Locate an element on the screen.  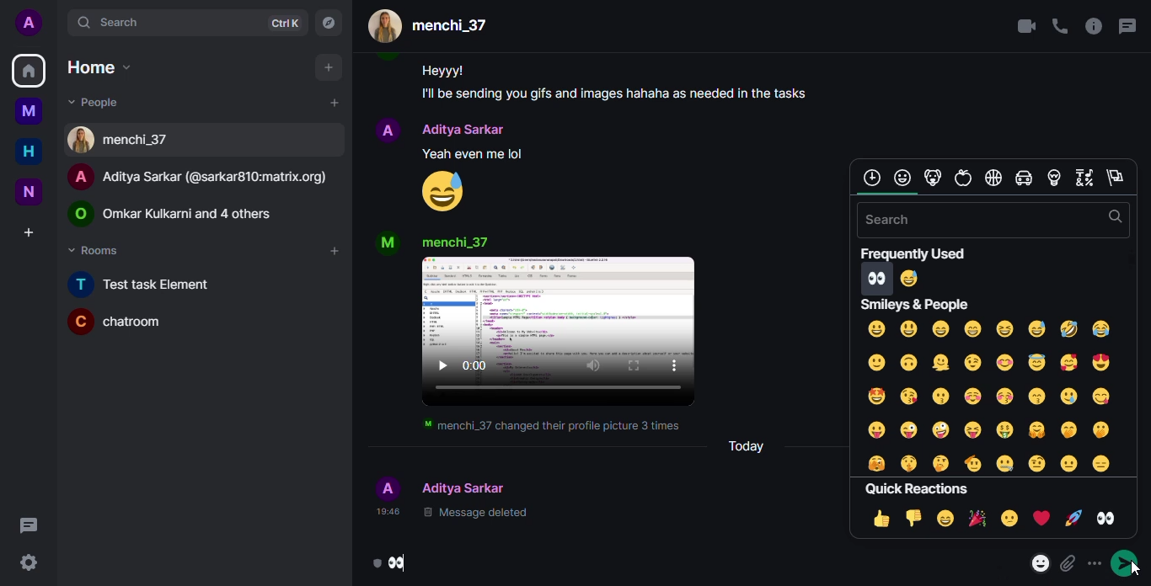
ctrlK is located at coordinates (281, 24).